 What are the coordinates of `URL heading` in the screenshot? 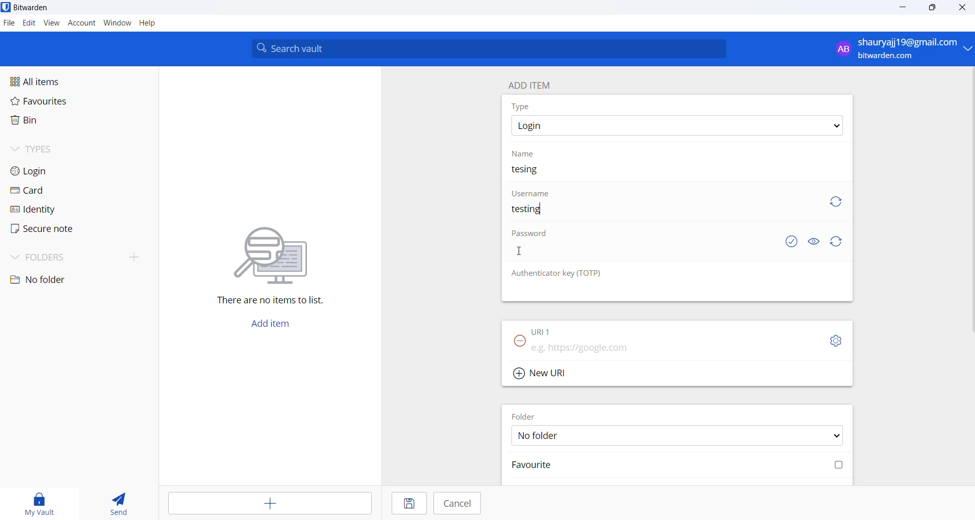 It's located at (545, 329).